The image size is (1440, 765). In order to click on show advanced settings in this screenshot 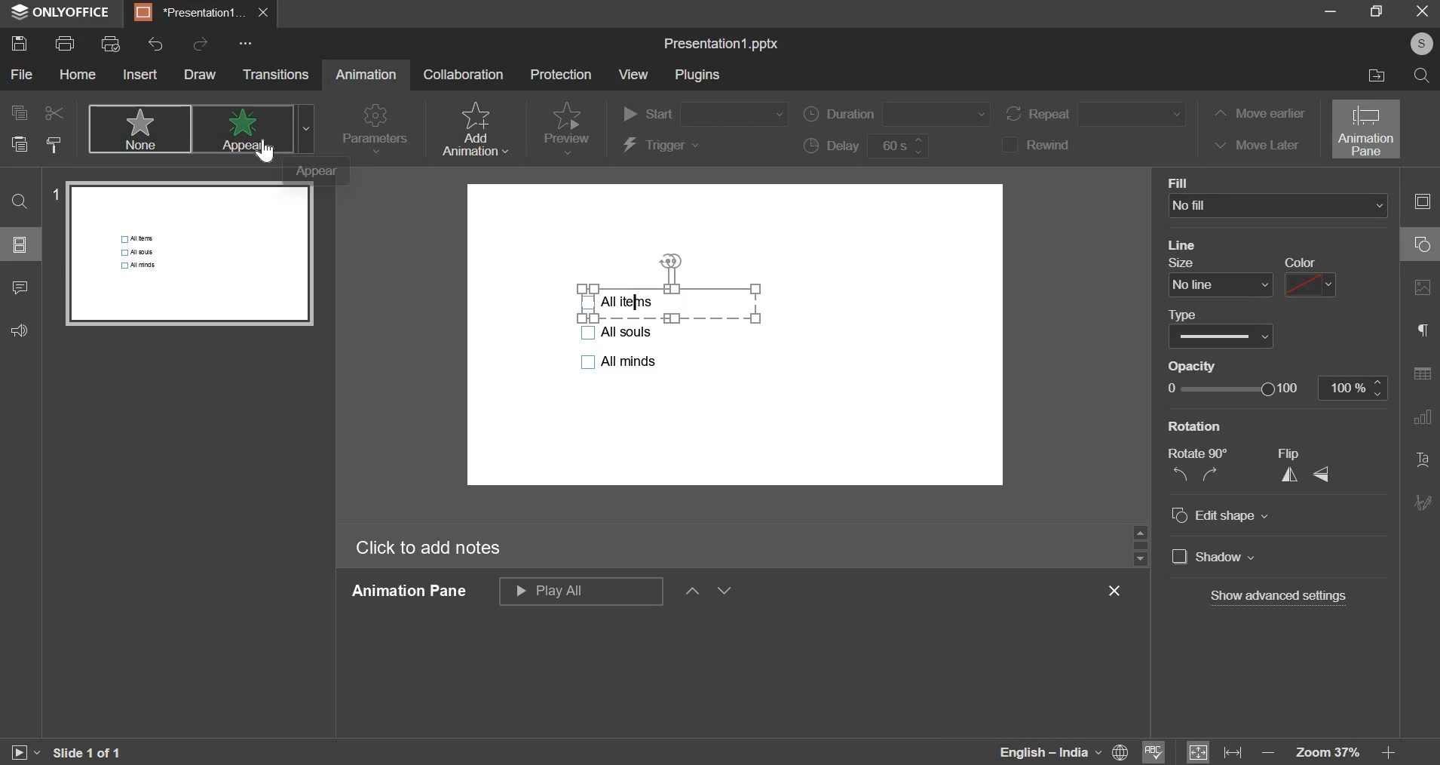, I will do `click(1278, 600)`.